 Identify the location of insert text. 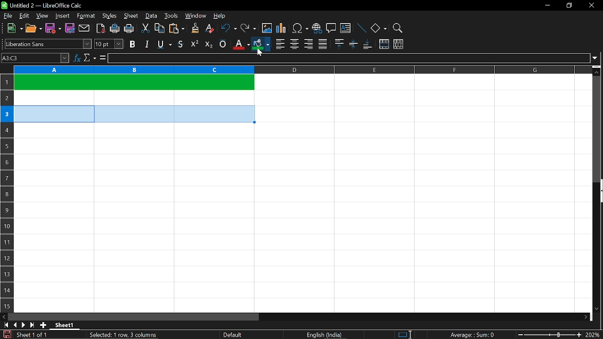
(346, 28).